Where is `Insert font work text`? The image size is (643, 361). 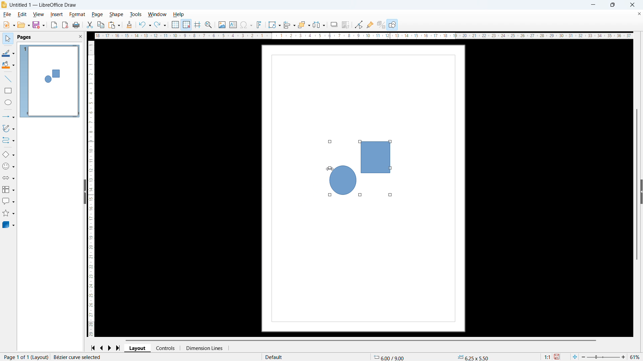
Insert font work text is located at coordinates (259, 24).